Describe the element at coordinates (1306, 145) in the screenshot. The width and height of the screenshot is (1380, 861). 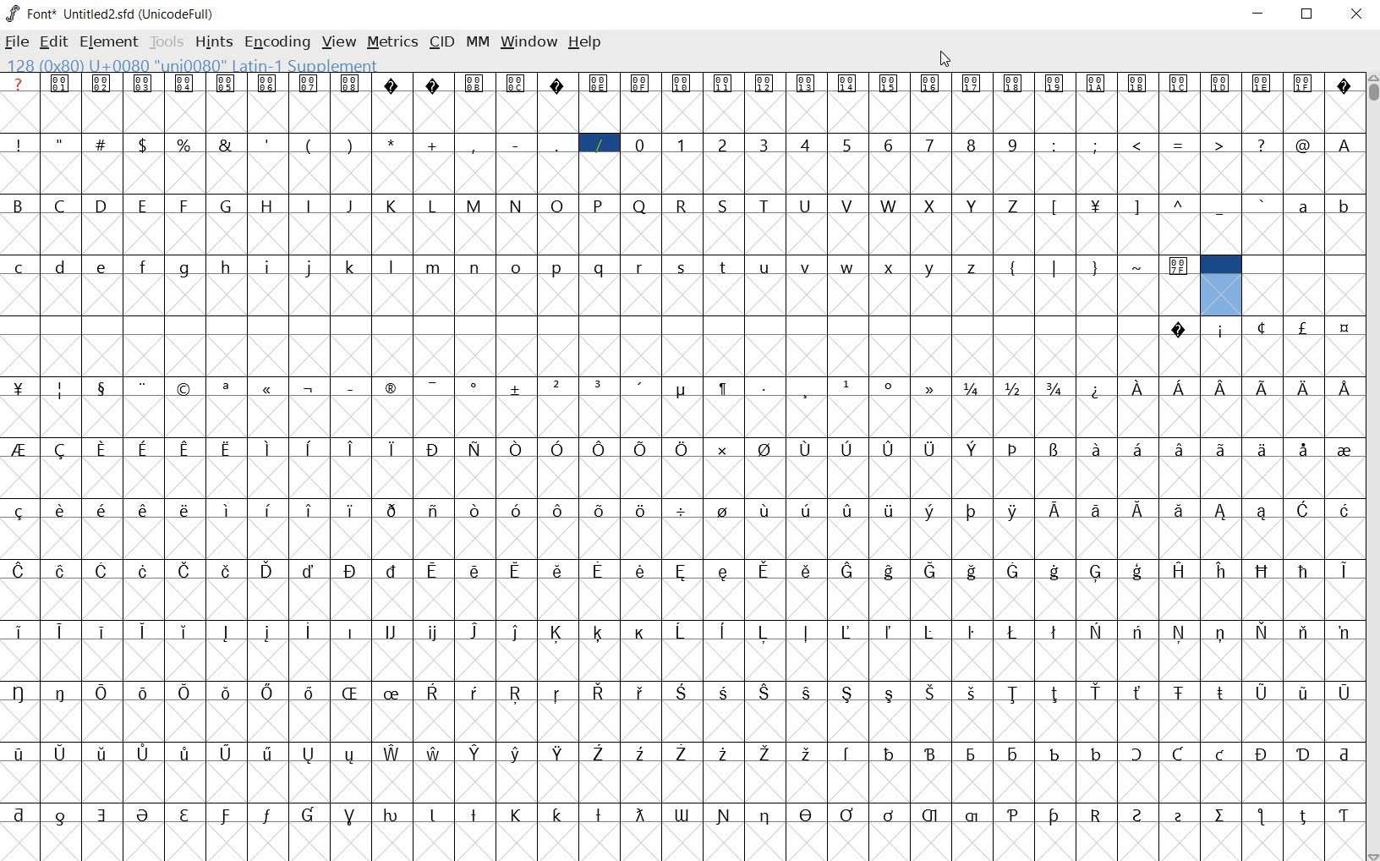
I see `@` at that location.